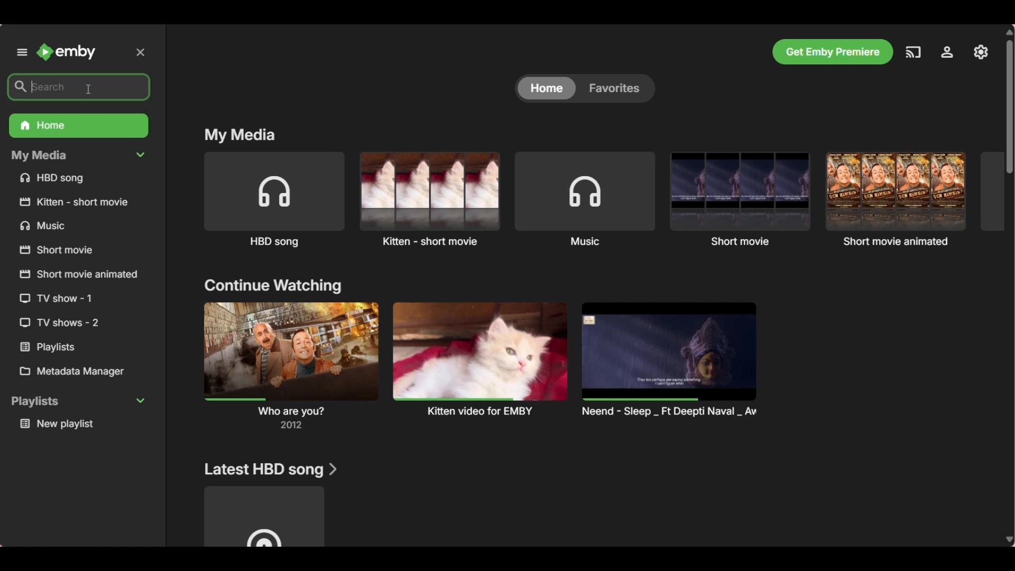 The width and height of the screenshot is (1015, 571). Describe the element at coordinates (80, 372) in the screenshot. I see `Metadata manager` at that location.